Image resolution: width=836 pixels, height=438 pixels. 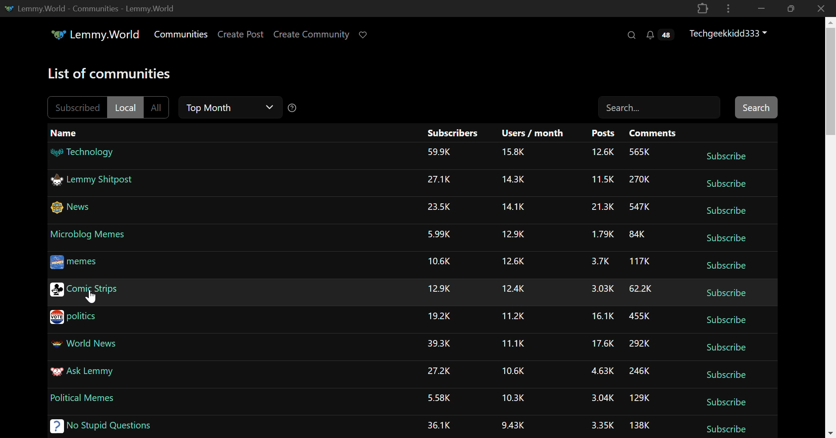 What do you see at coordinates (438, 154) in the screenshot?
I see `53.9K` at bounding box center [438, 154].